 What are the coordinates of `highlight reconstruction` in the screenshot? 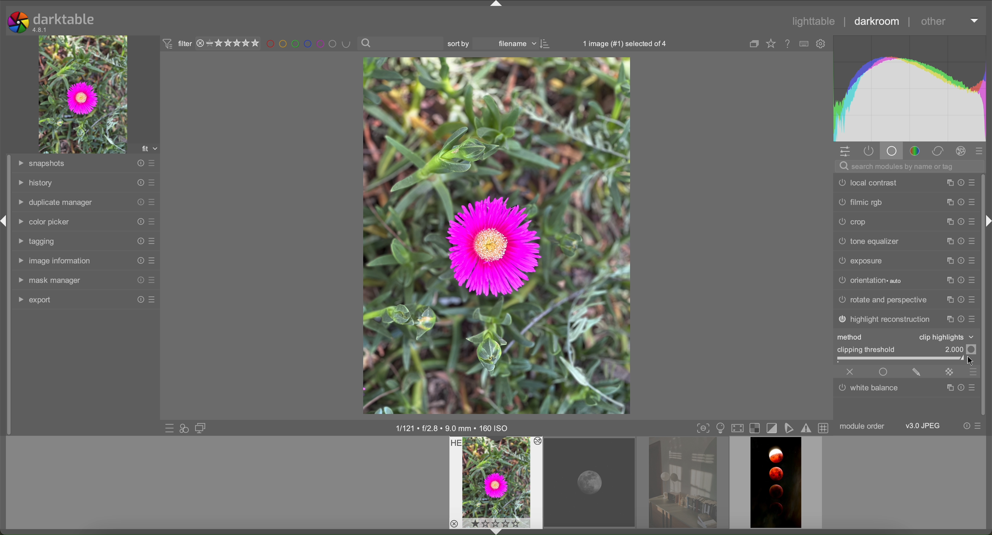 It's located at (883, 320).